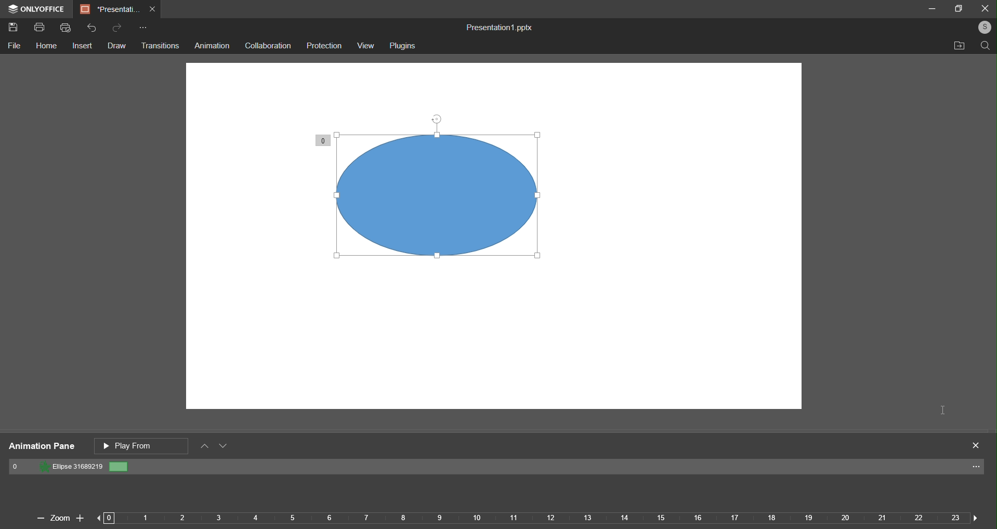 The width and height of the screenshot is (997, 529). Describe the element at coordinates (402, 46) in the screenshot. I see `plugins` at that location.